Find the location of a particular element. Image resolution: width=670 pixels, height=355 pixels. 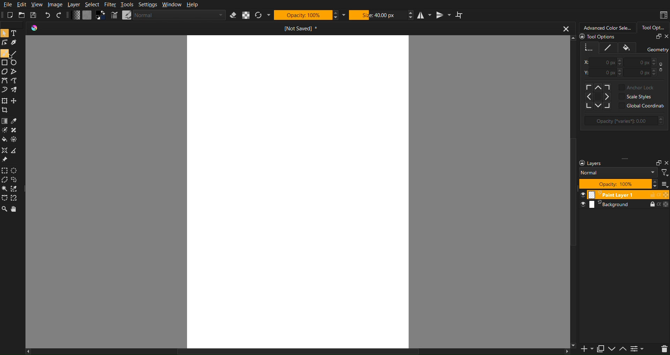

Geometry is located at coordinates (589, 47).